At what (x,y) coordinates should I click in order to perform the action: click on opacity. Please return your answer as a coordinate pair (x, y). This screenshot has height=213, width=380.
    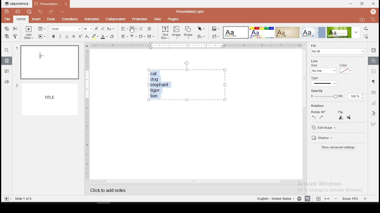
    Looking at the image, I should click on (338, 94).